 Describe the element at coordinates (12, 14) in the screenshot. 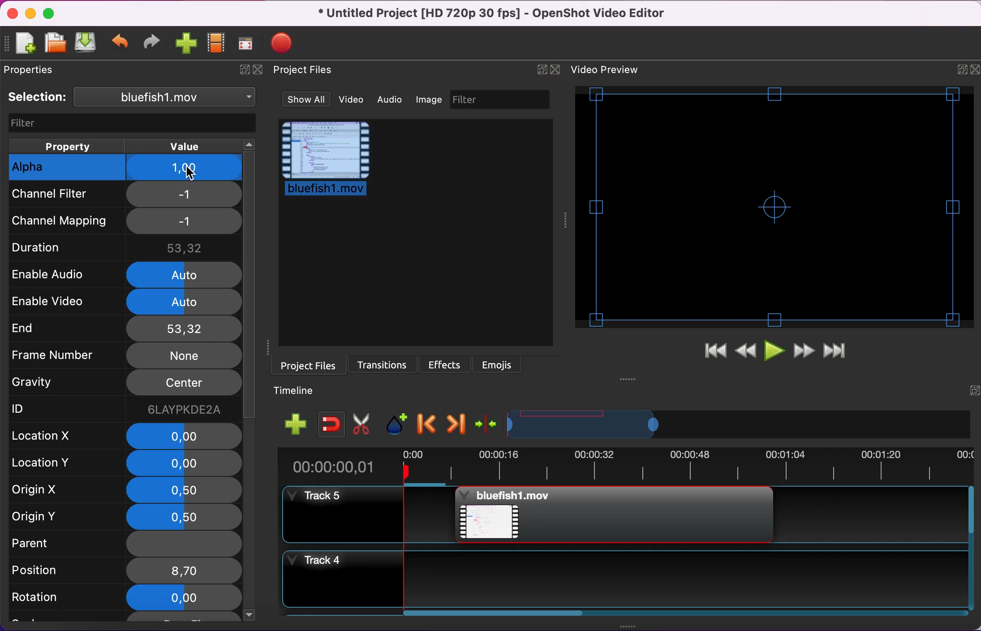

I see `close` at that location.